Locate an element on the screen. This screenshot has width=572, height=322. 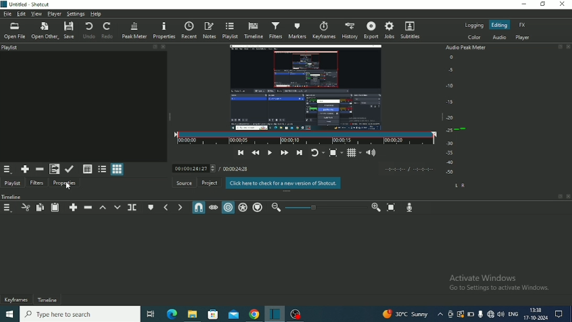
Task View is located at coordinates (151, 315).